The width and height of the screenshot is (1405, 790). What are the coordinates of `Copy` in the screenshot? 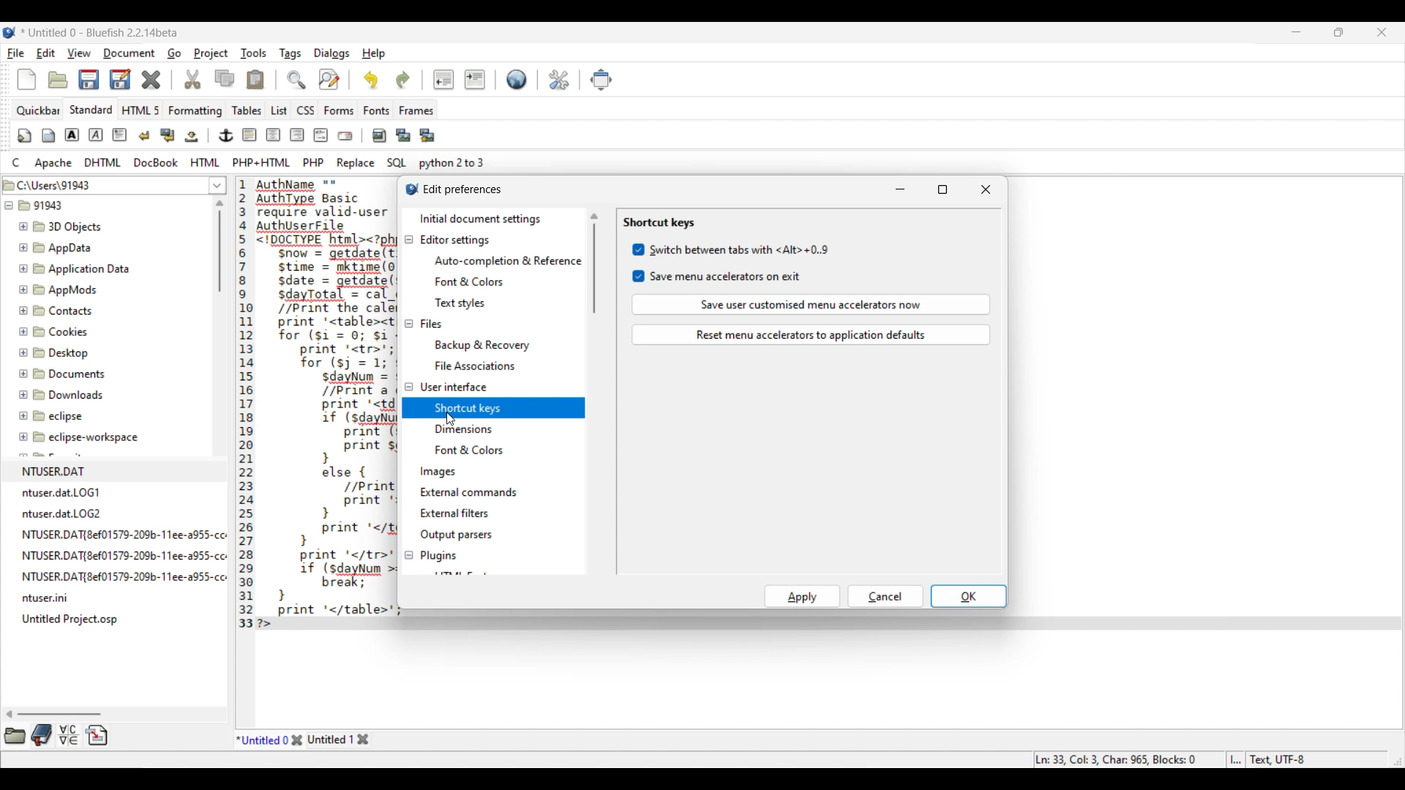 It's located at (224, 78).